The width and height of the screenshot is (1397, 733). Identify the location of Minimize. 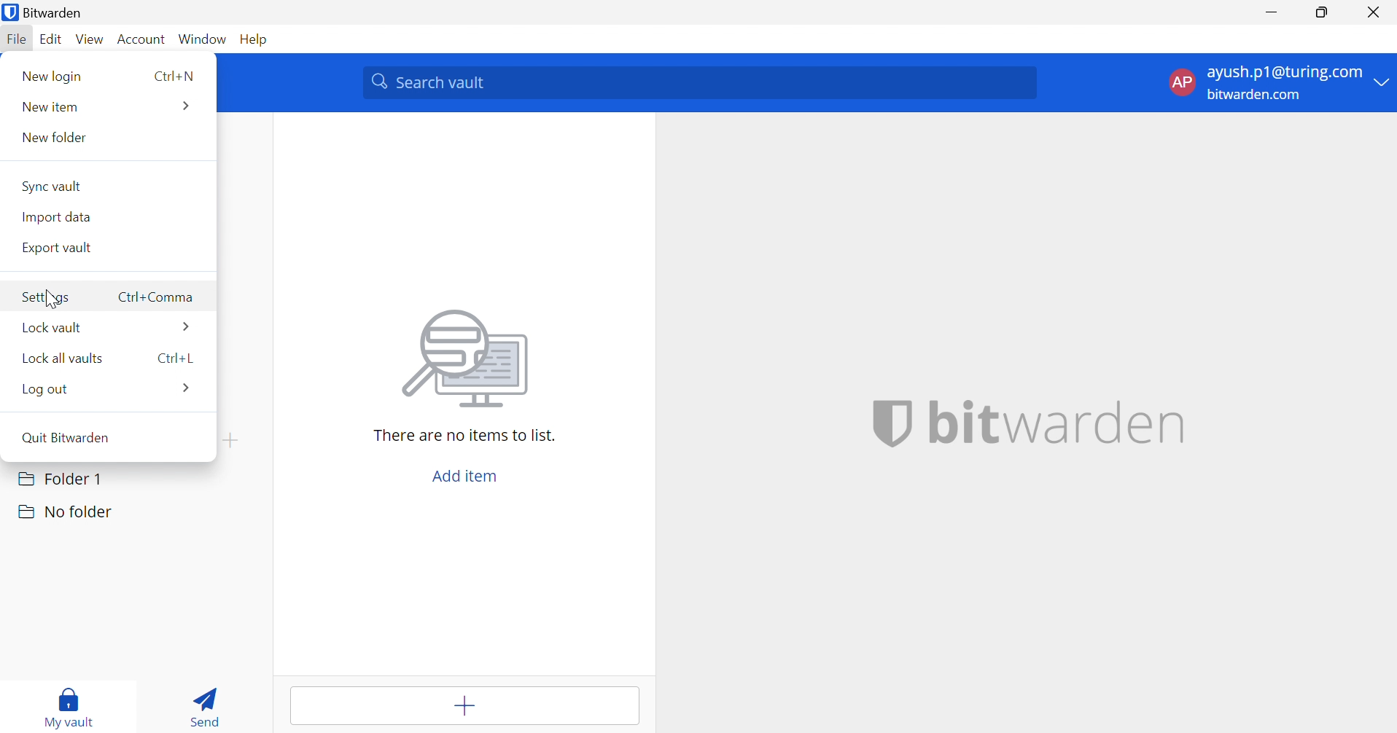
(1272, 11).